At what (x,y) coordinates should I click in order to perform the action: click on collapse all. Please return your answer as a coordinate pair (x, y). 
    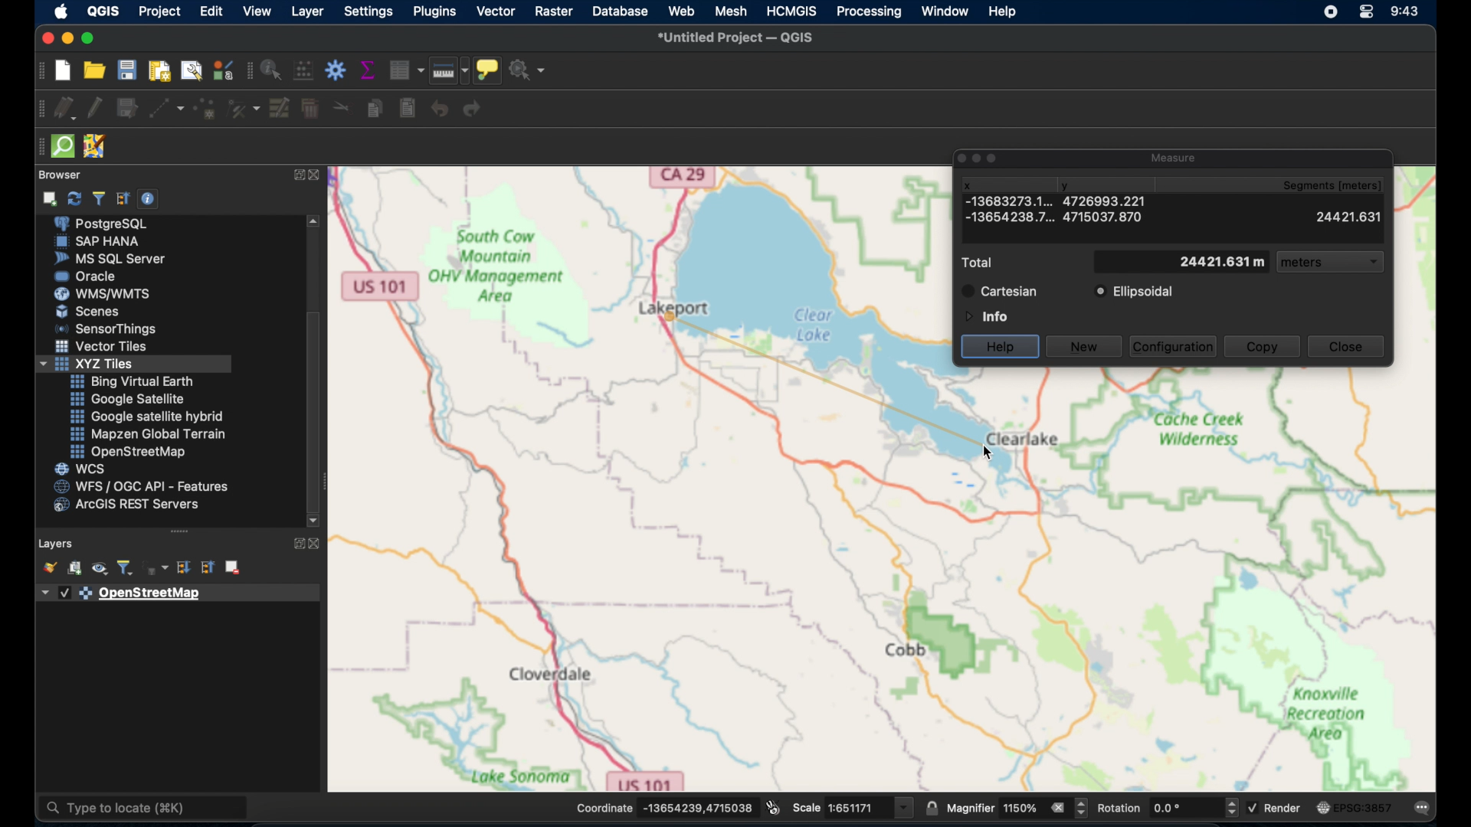
    Looking at the image, I should click on (123, 197).